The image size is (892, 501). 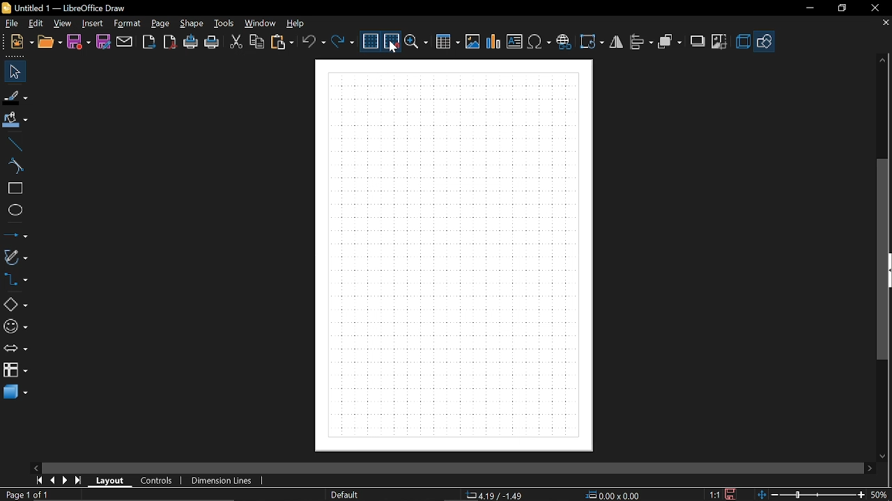 What do you see at coordinates (60, 24) in the screenshot?
I see `View` at bounding box center [60, 24].